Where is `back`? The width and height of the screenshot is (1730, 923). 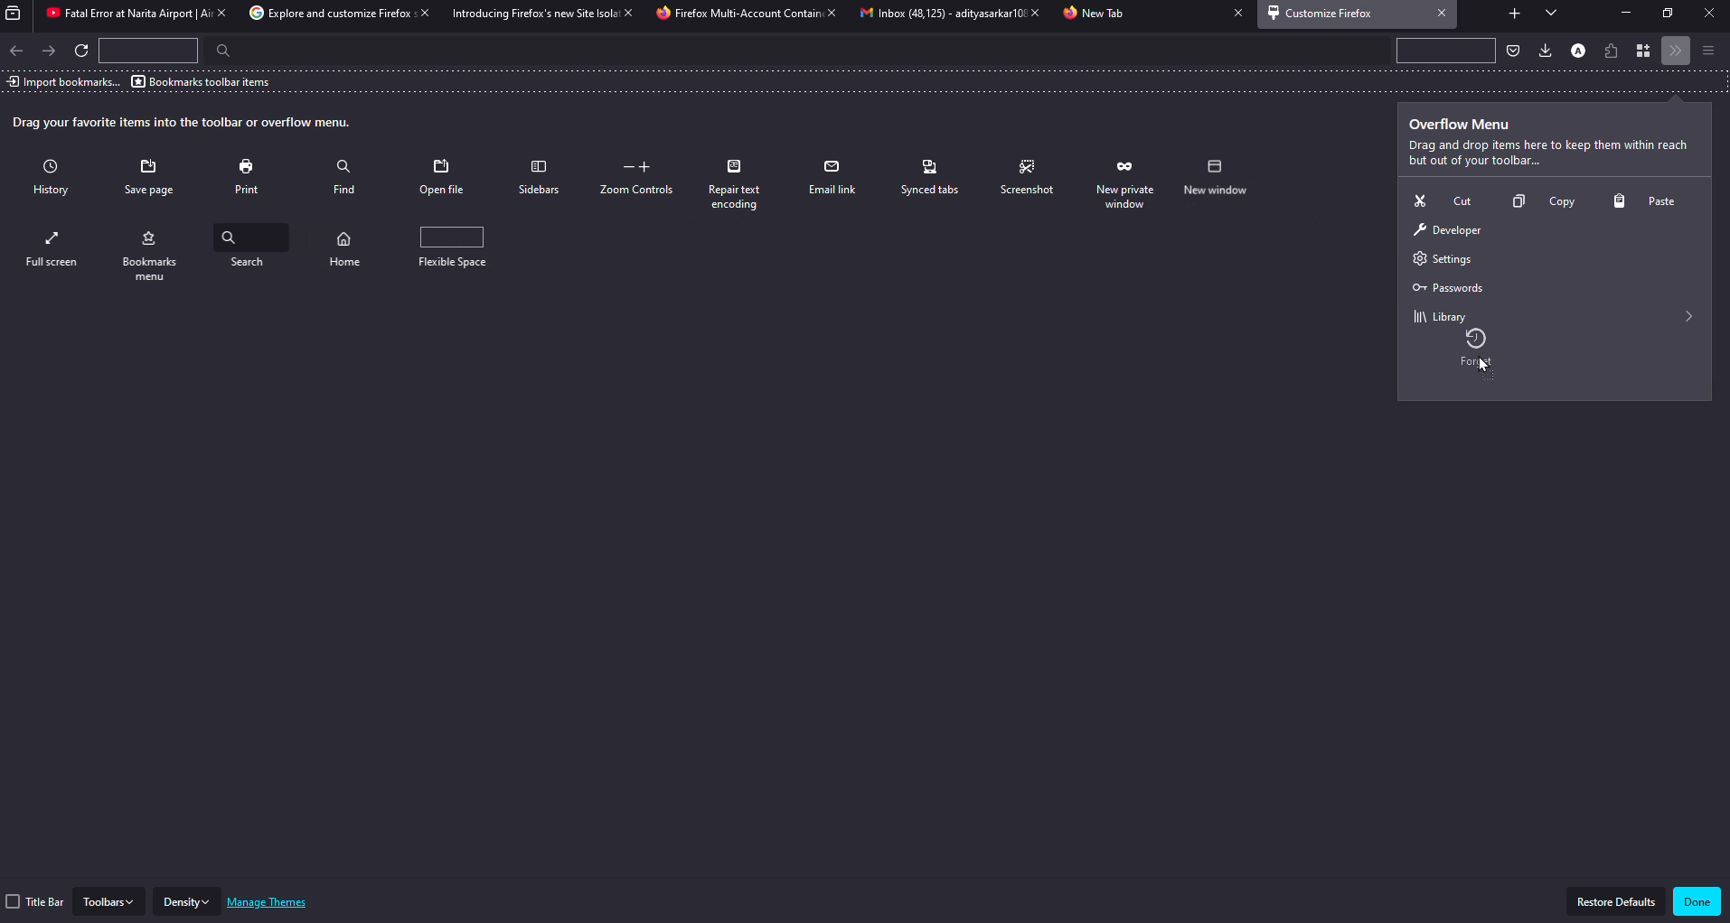 back is located at coordinates (17, 51).